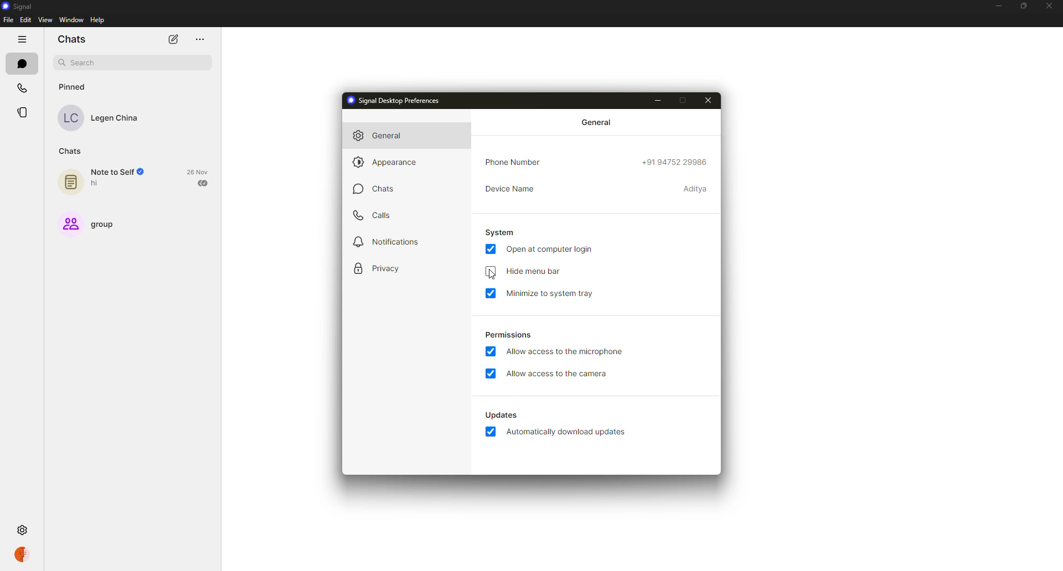 This screenshot has height=571, width=1063. I want to click on note to self, so click(104, 180).